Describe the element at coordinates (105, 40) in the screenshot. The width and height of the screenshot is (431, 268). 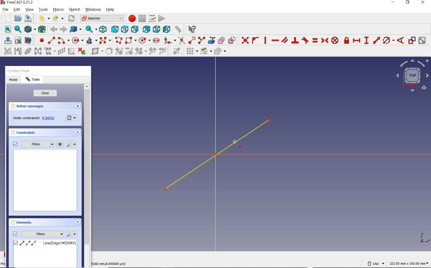
I see `CREATE B-SPLINE` at that location.